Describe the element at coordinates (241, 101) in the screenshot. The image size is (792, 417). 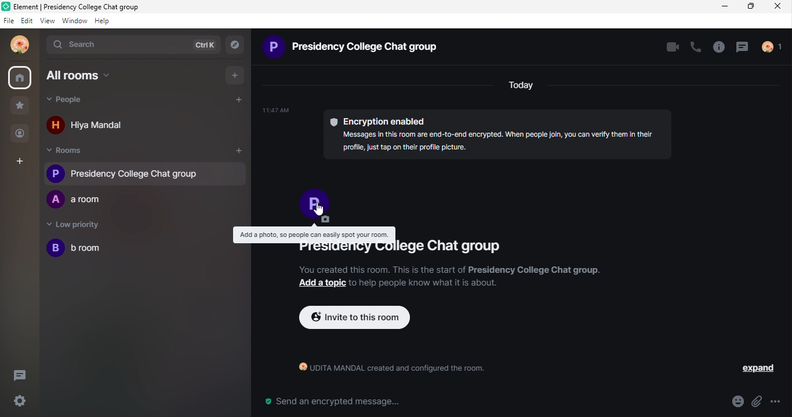
I see `start chat` at that location.